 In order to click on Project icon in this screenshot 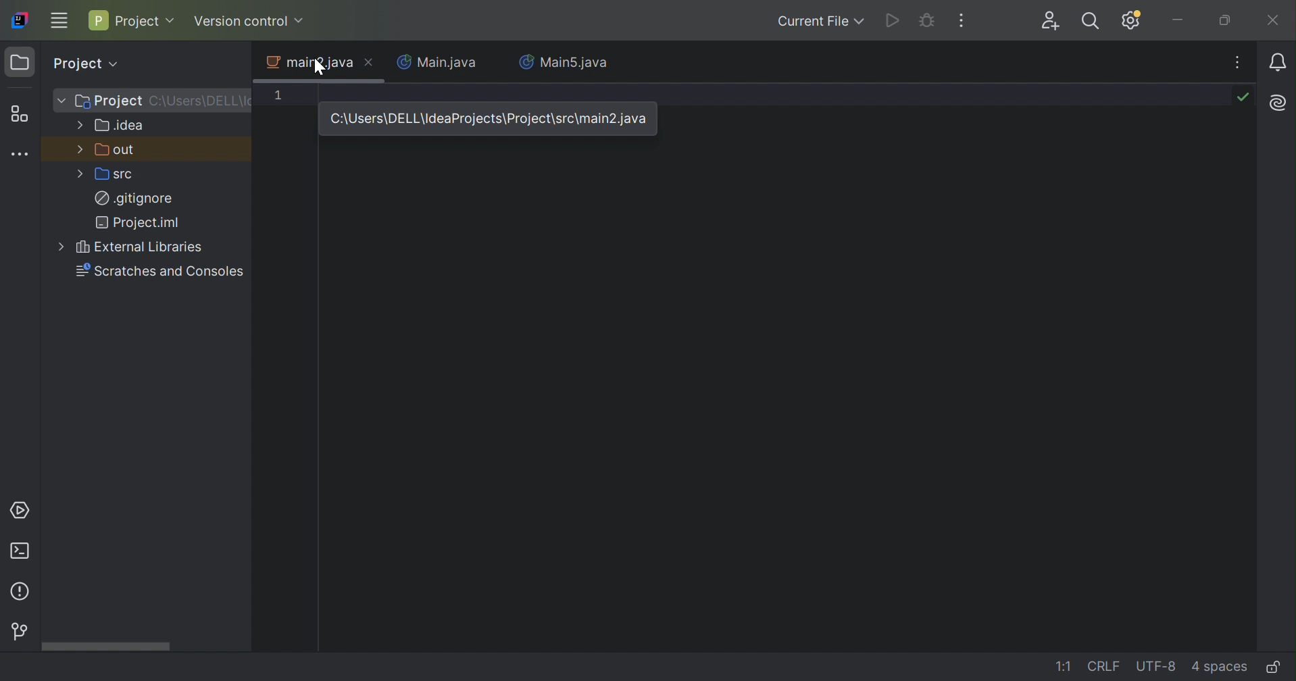, I will do `click(20, 64)`.